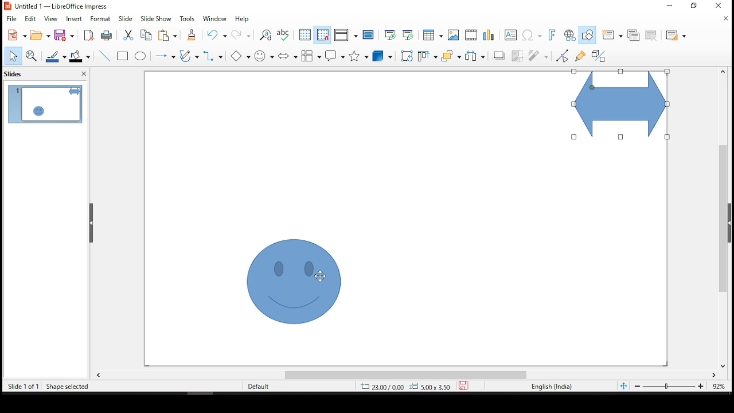  What do you see at coordinates (473, 55) in the screenshot?
I see `distribute` at bounding box center [473, 55].